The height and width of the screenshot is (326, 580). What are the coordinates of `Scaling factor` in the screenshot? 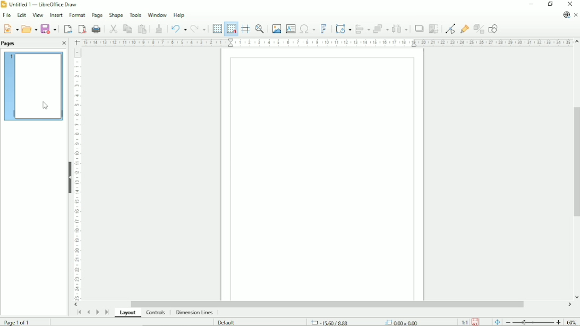 It's located at (464, 322).